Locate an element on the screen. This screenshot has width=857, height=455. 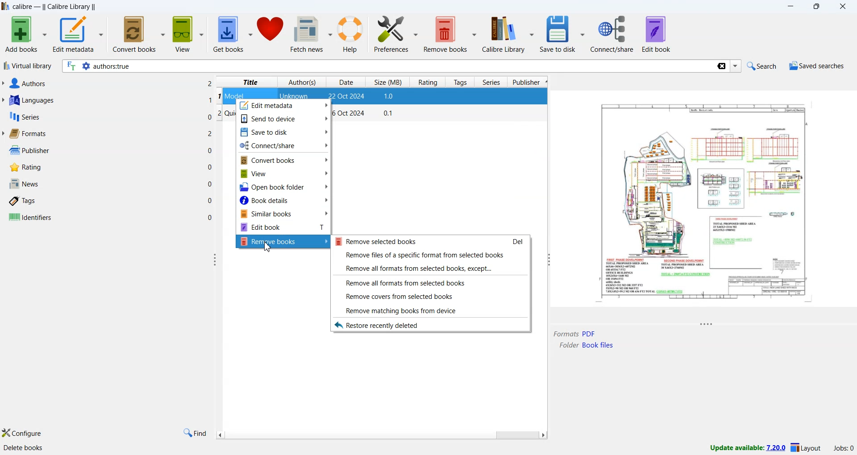
add books is located at coordinates (25, 34).